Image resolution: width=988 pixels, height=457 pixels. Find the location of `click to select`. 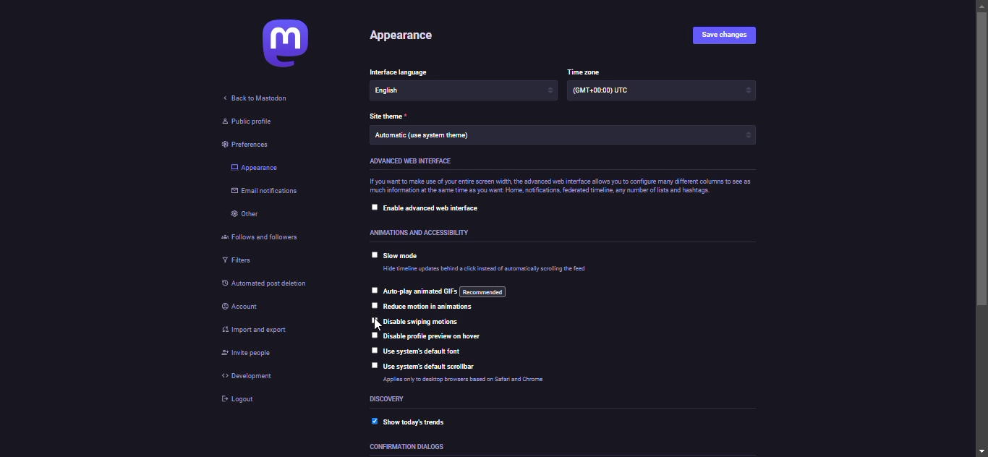

click to select is located at coordinates (375, 252).